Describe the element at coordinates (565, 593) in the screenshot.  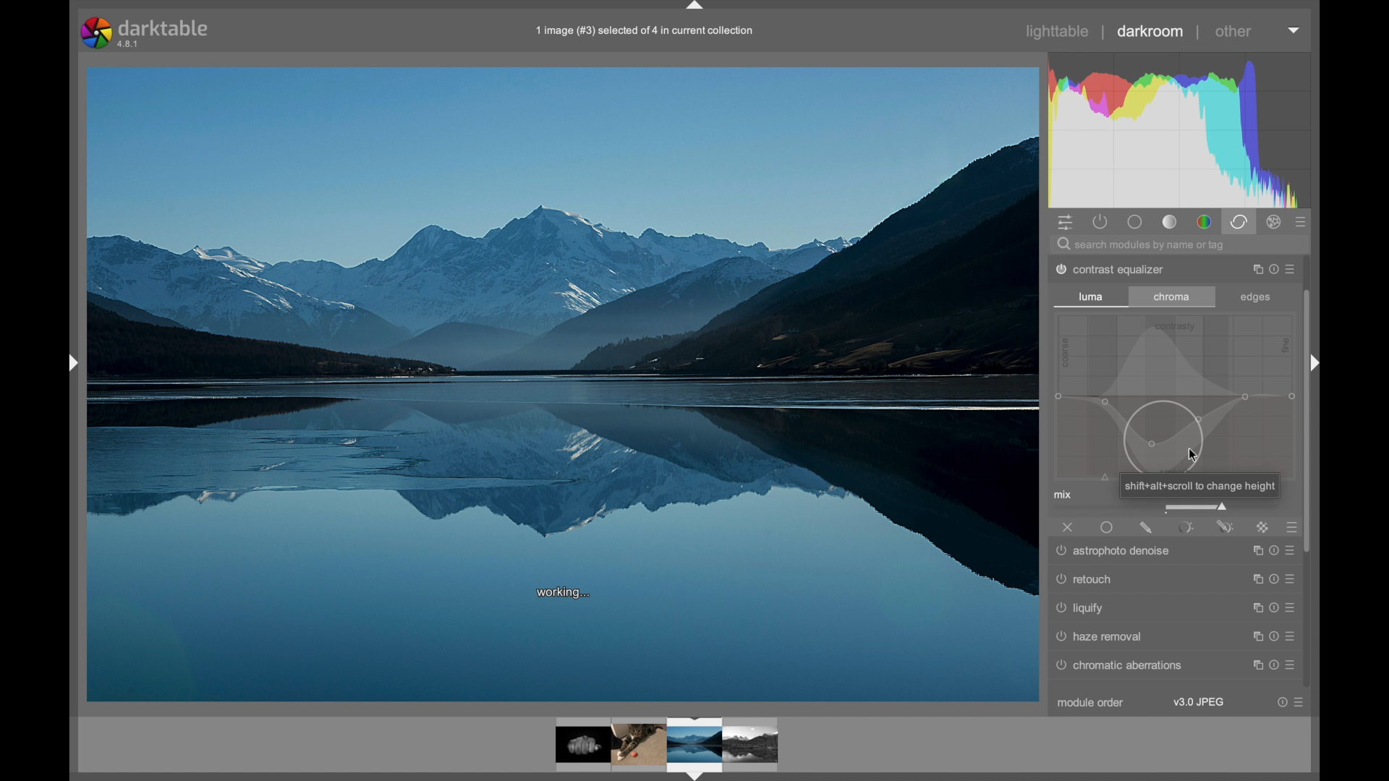
I see `working` at that location.